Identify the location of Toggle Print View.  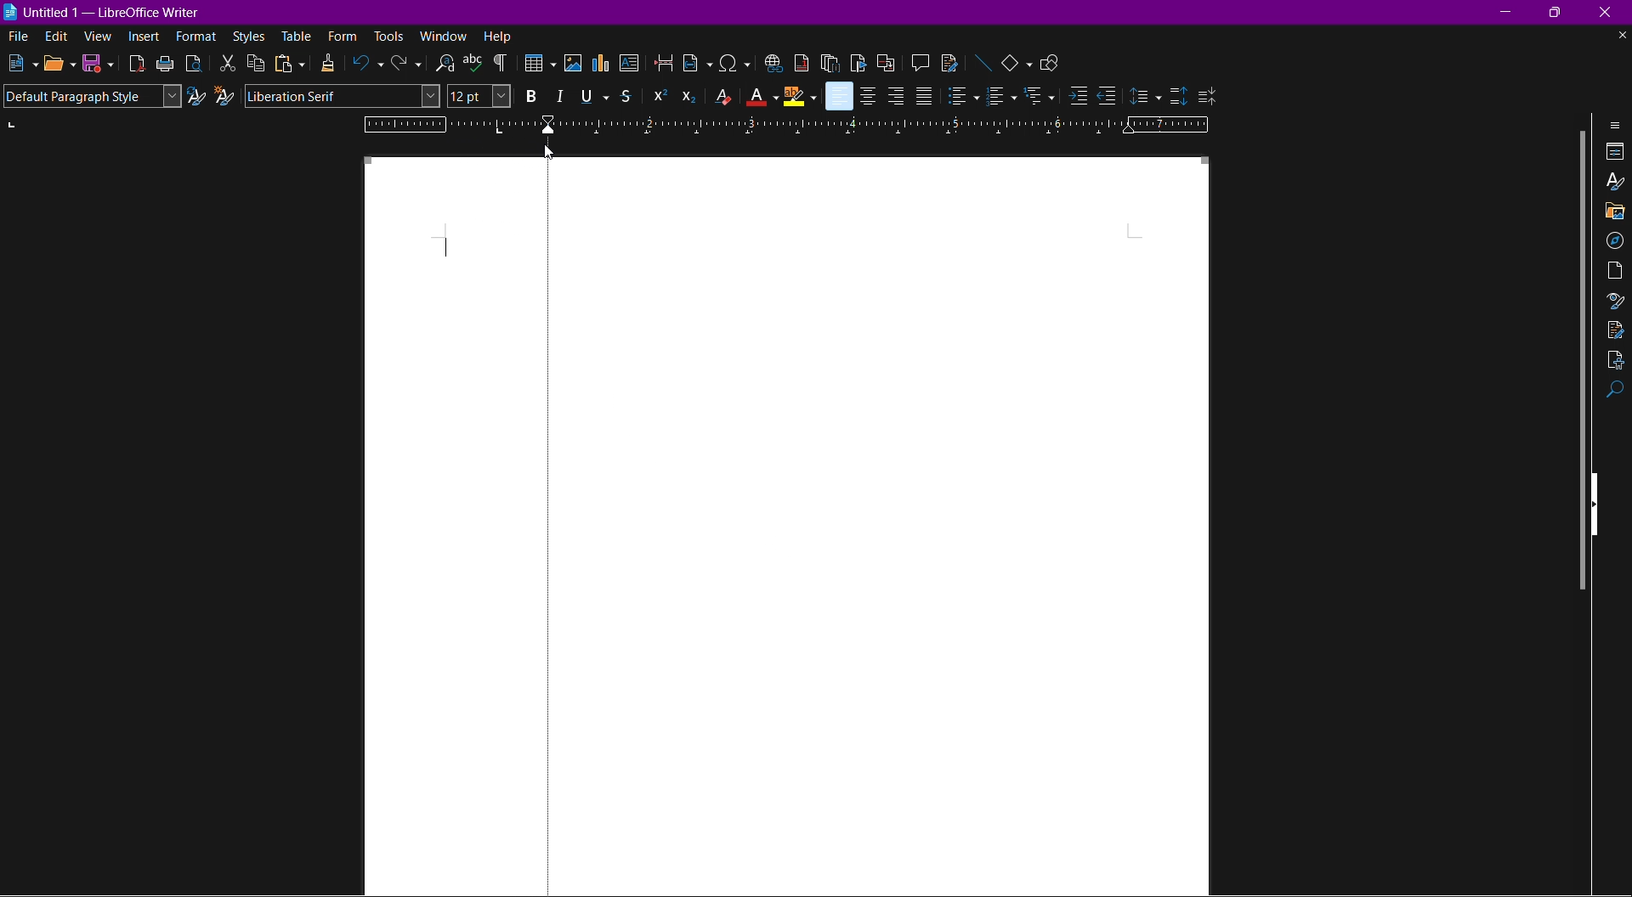
(192, 63).